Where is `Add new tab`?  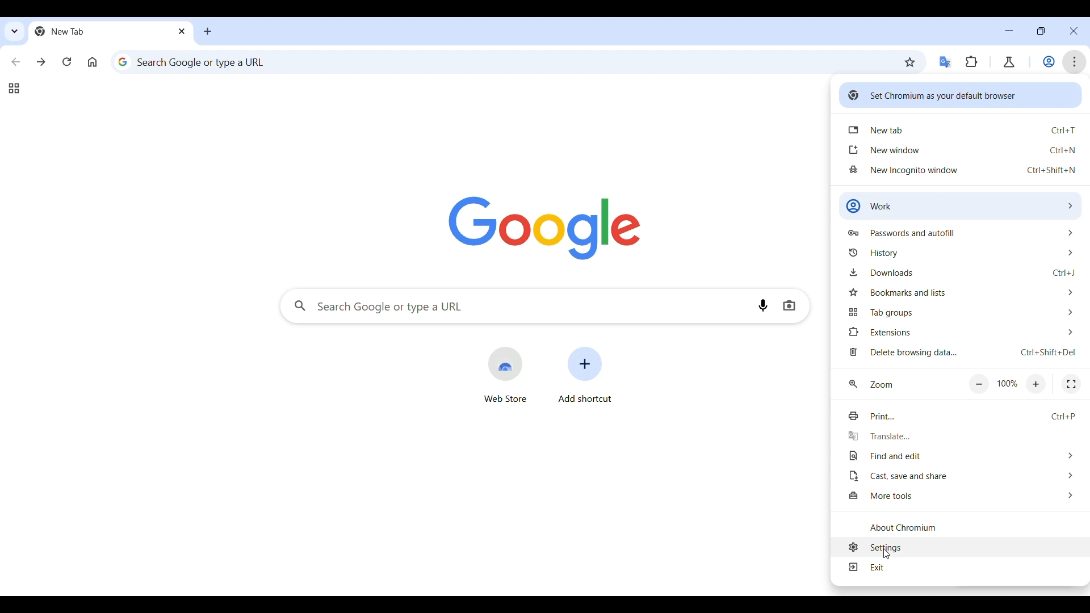
Add new tab is located at coordinates (208, 31).